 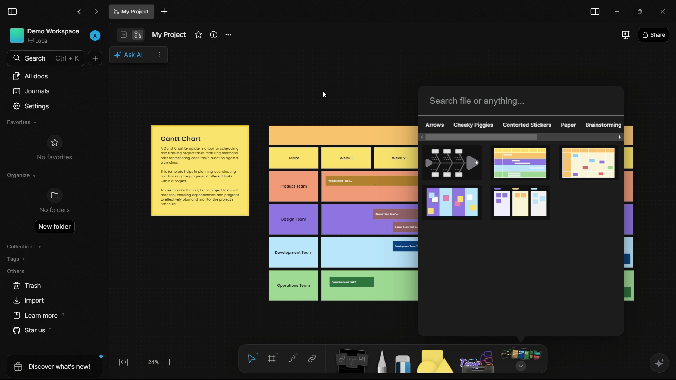 I want to click on toggle sidebar, so click(x=12, y=12).